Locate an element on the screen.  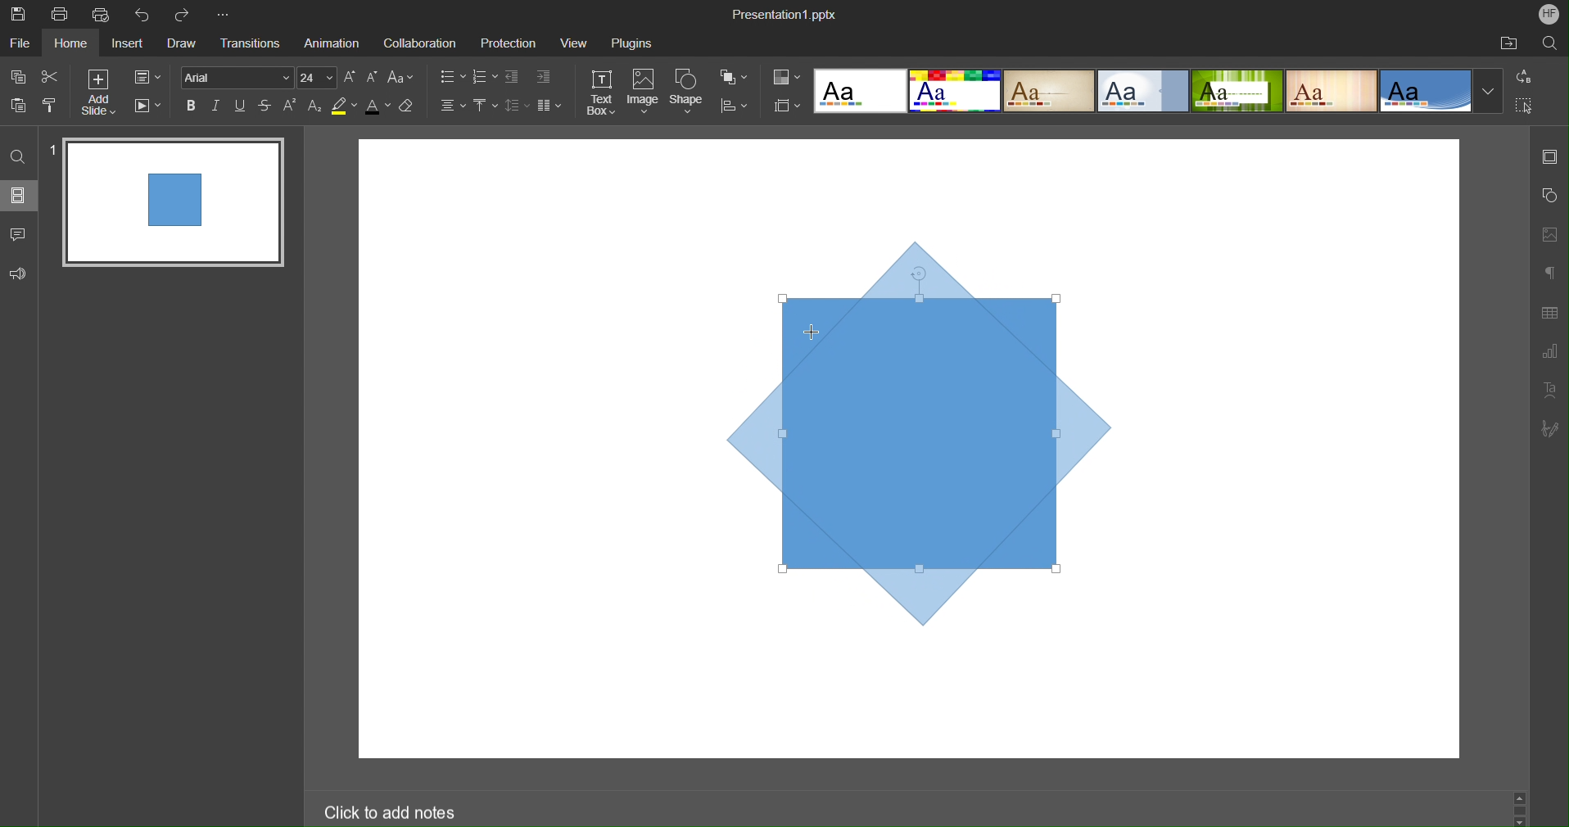
Bullet List is located at coordinates (449, 78).